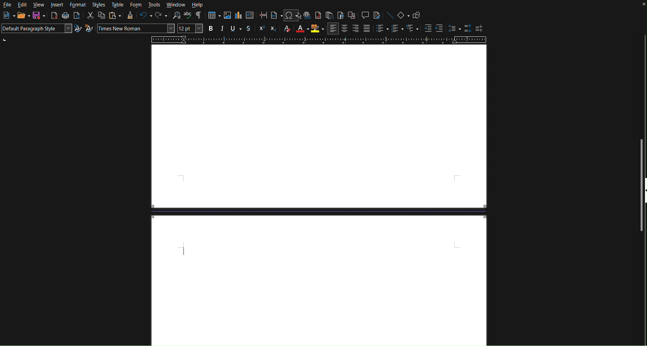 The width and height of the screenshot is (647, 346). Describe the element at coordinates (452, 29) in the screenshot. I see `Set Line Spacing` at that location.